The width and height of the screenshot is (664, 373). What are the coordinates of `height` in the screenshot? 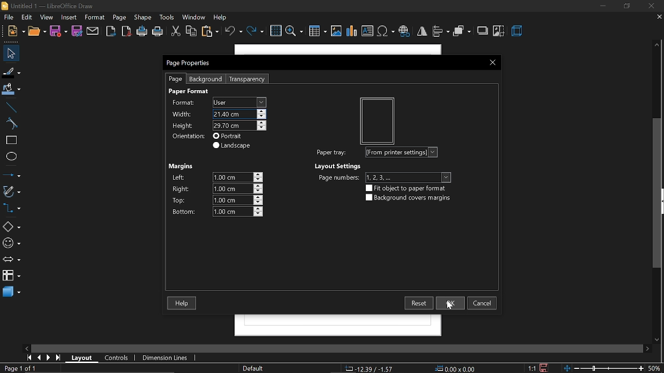 It's located at (183, 125).